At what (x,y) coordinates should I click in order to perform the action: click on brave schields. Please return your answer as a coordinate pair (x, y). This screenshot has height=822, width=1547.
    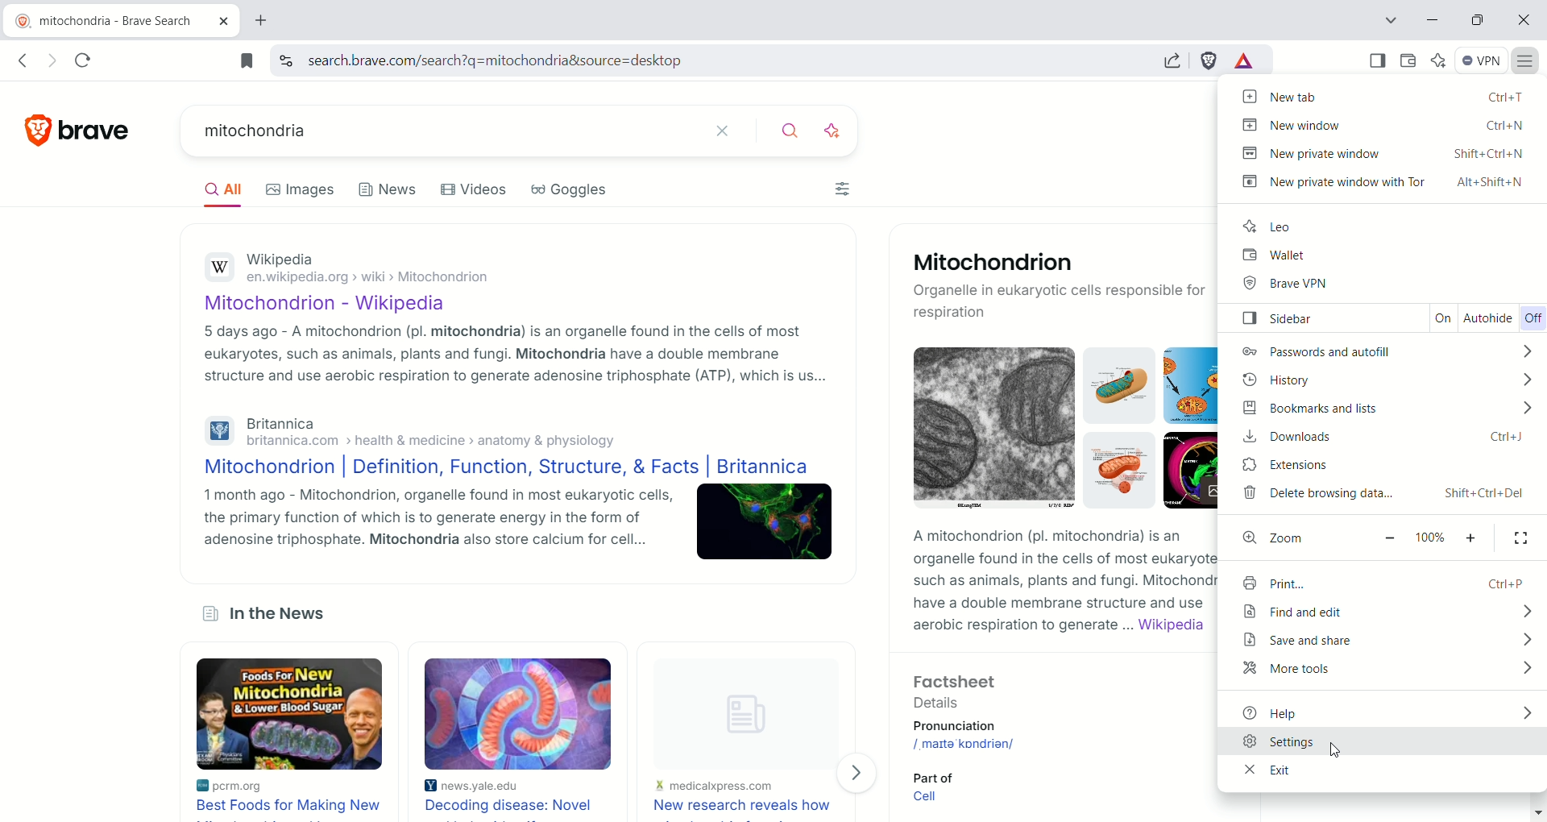
    Looking at the image, I should click on (1209, 60).